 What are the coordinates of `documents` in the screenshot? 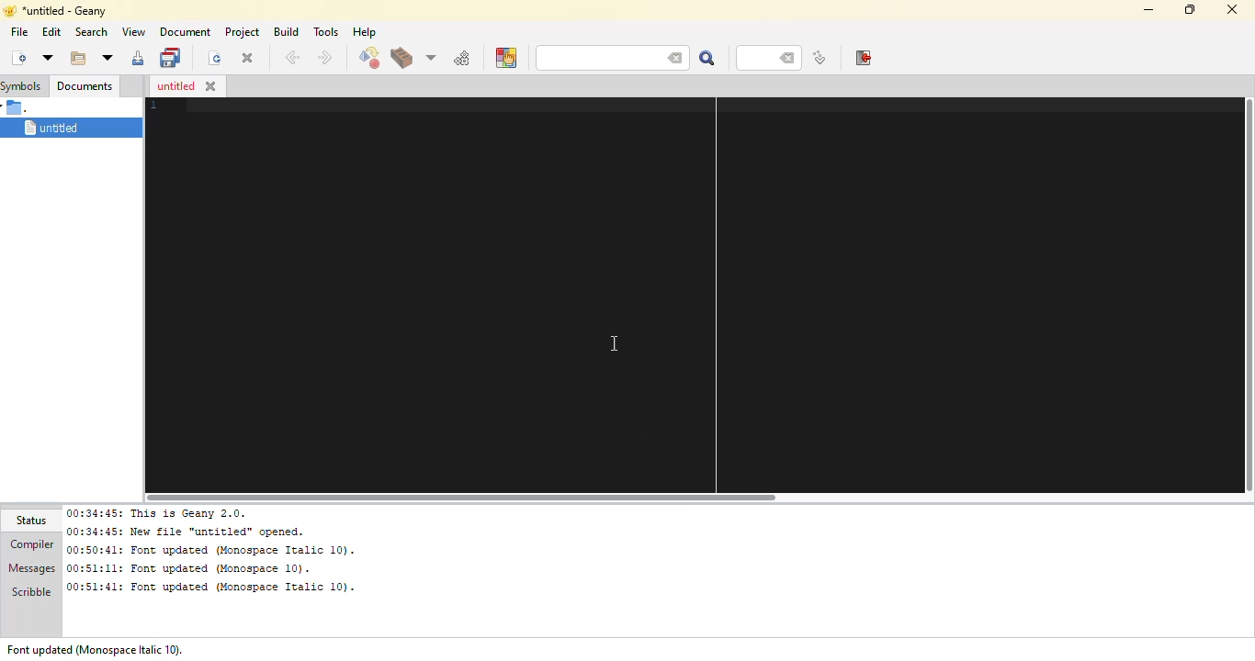 It's located at (84, 84).